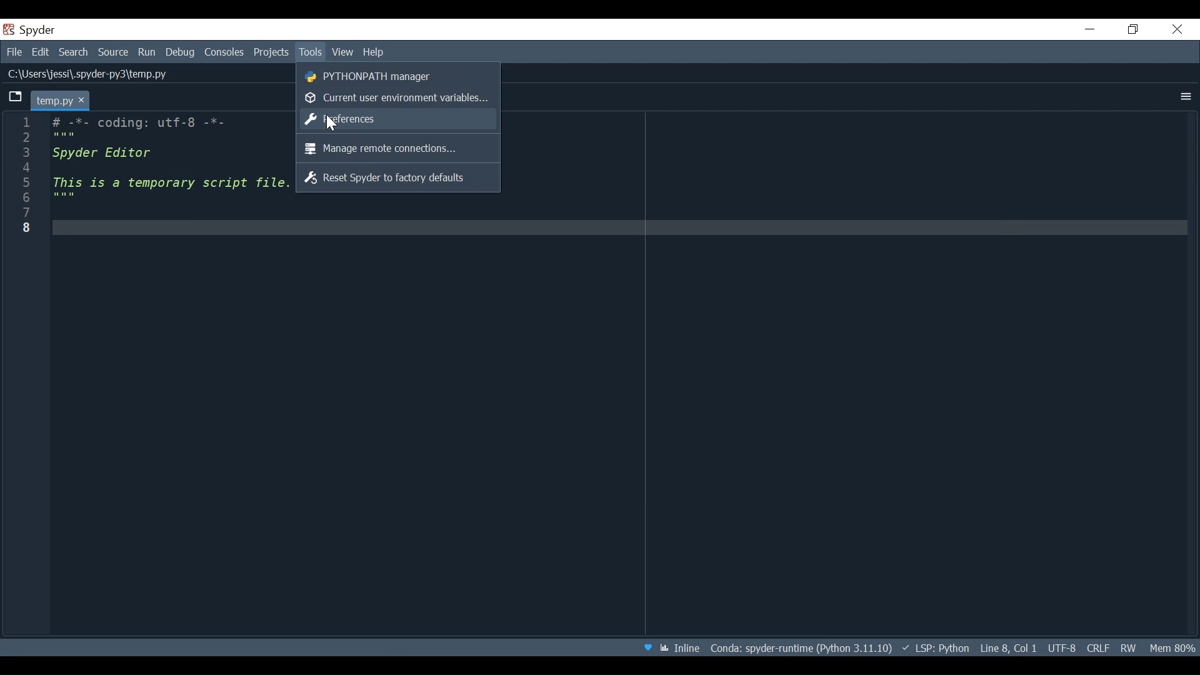 This screenshot has width=1200, height=675. I want to click on Cursor, so click(332, 122).